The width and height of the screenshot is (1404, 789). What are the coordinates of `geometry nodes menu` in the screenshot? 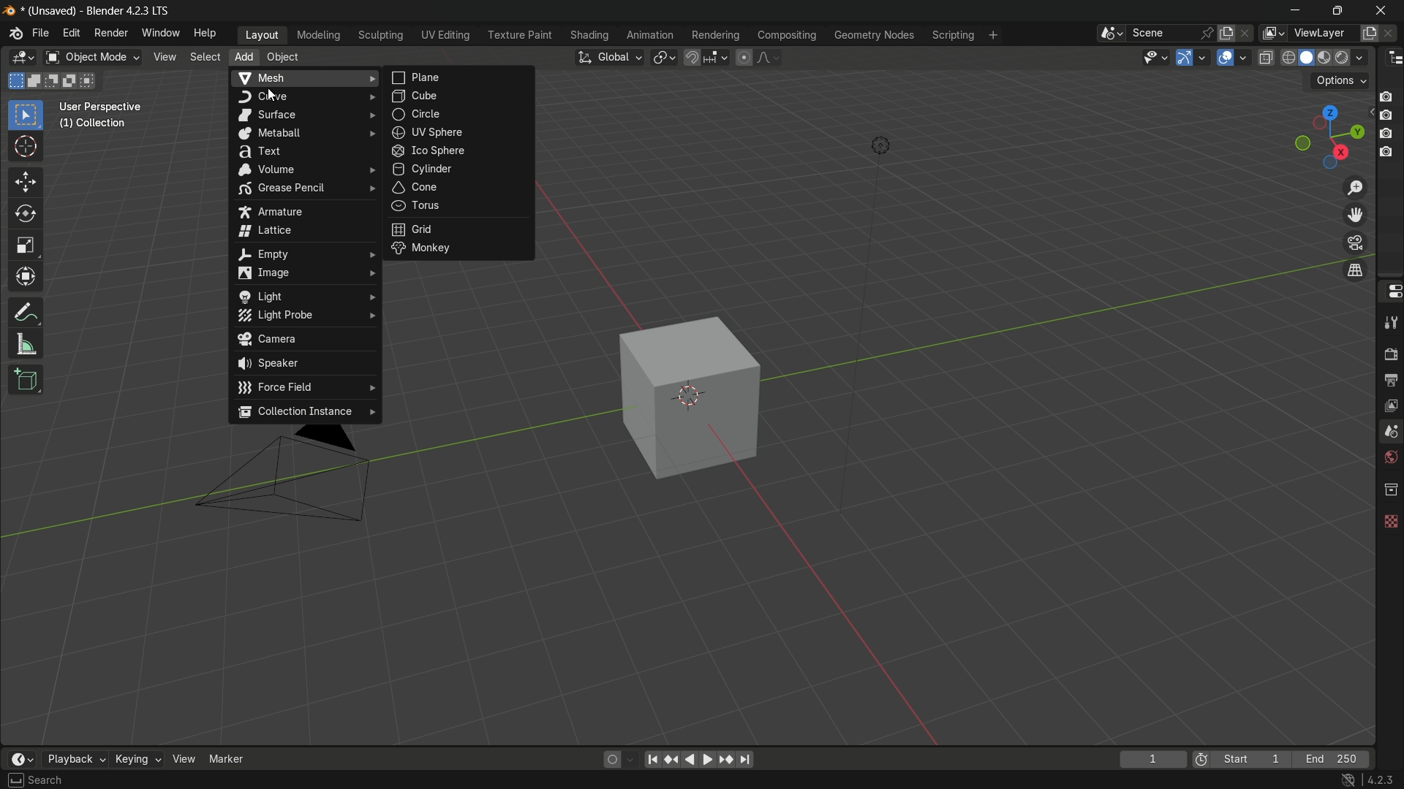 It's located at (875, 36).